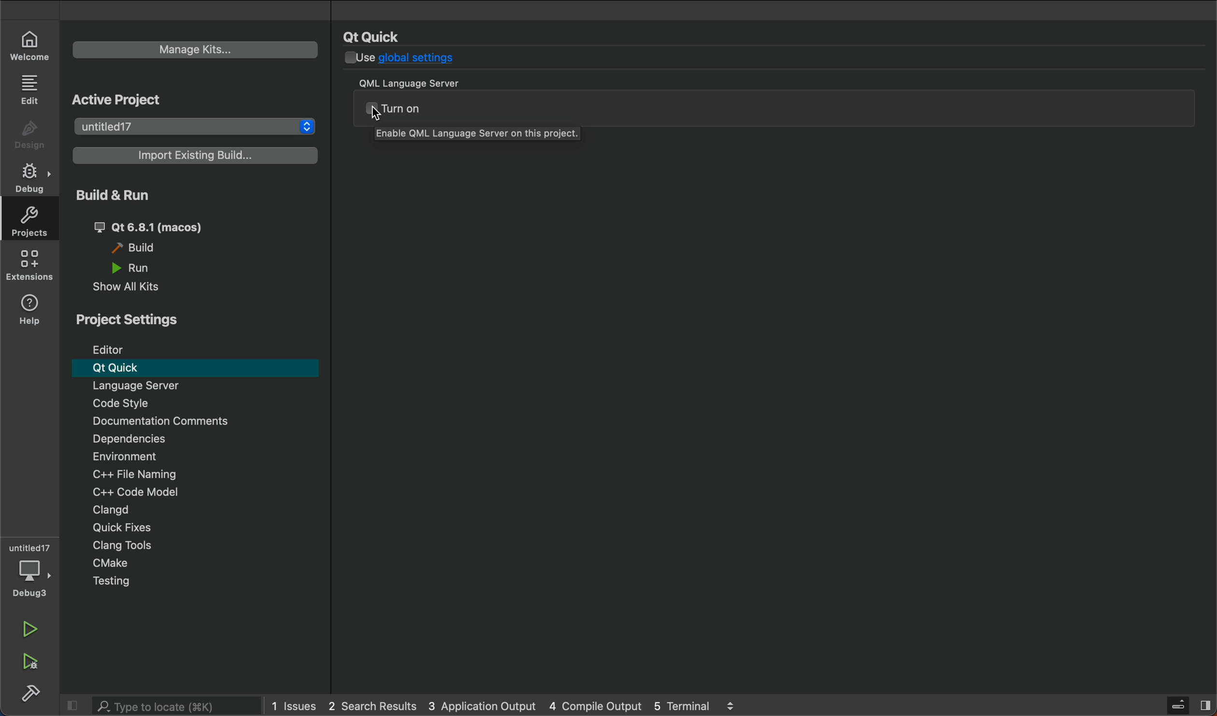 This screenshot has height=716, width=1217. Describe the element at coordinates (374, 705) in the screenshot. I see `2 search result` at that location.